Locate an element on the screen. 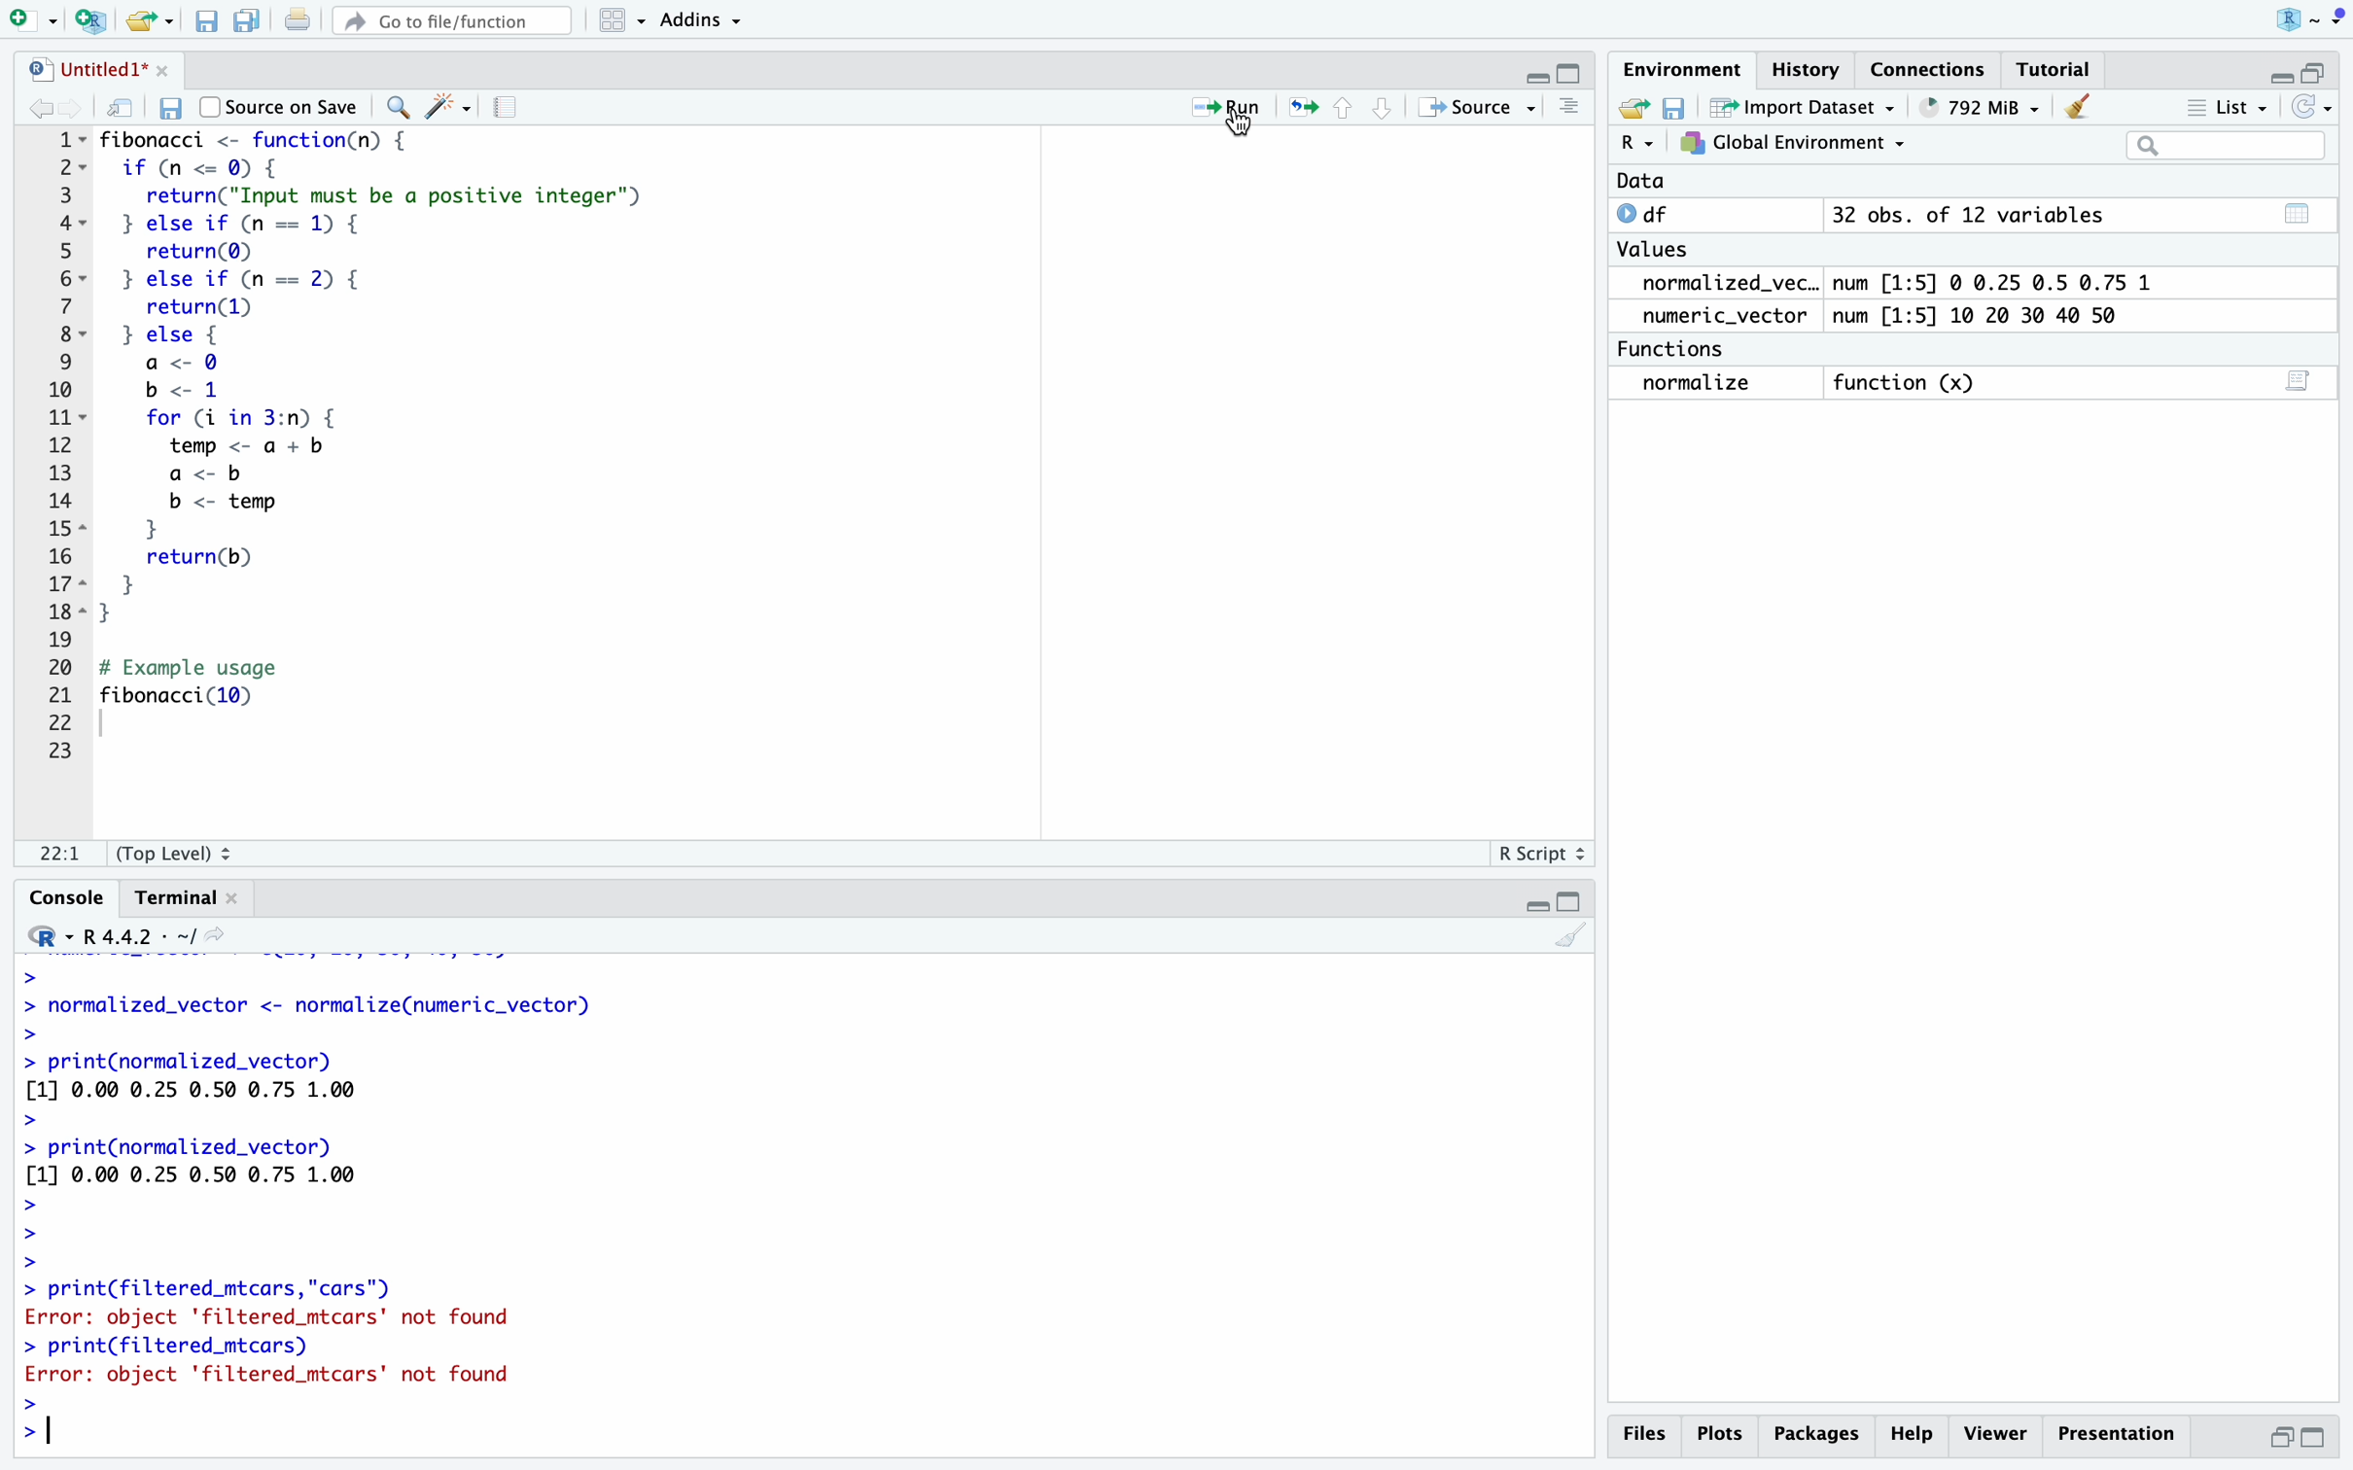  create a project is located at coordinates (93, 20).